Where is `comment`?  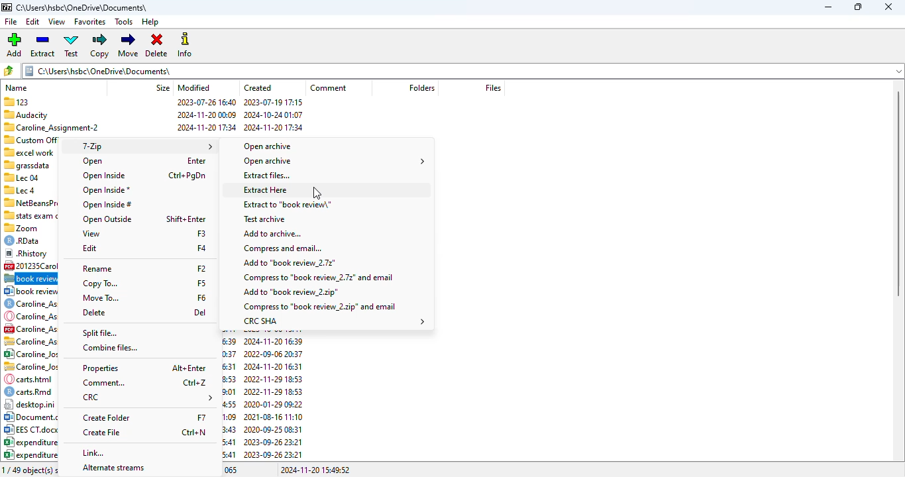 comment is located at coordinates (329, 88).